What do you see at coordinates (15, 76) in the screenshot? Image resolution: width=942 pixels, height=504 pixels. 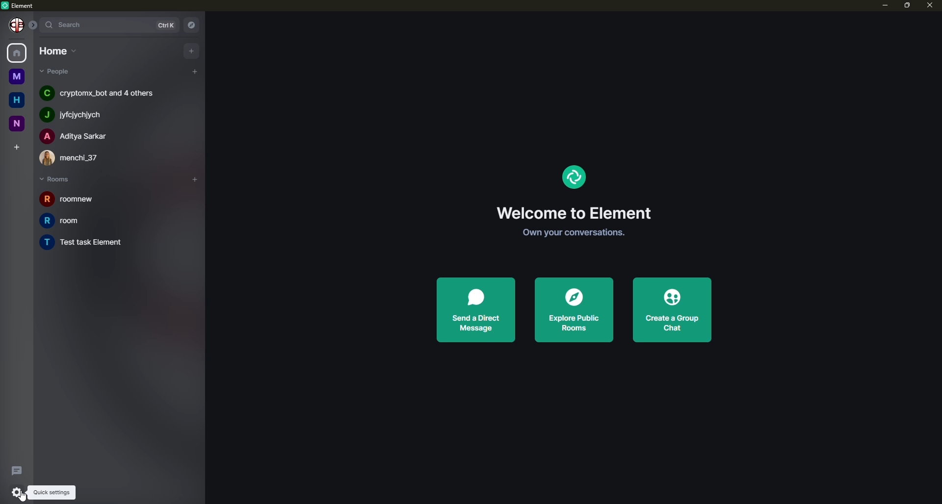 I see `myspace` at bounding box center [15, 76].